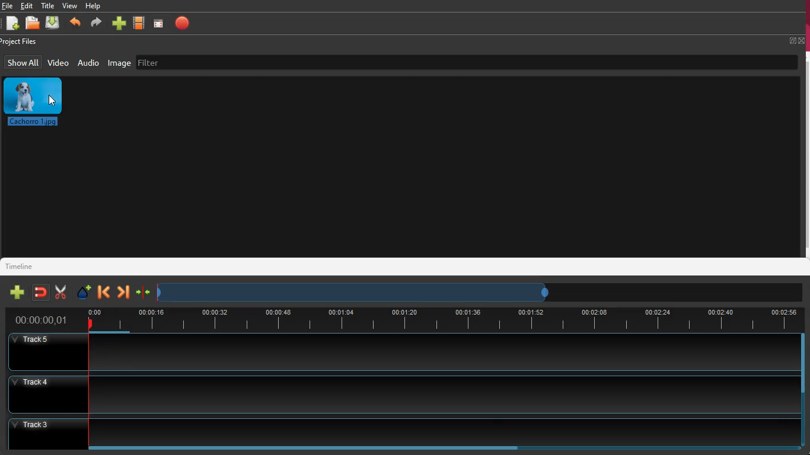 The image size is (810, 455). I want to click on join, so click(42, 292).